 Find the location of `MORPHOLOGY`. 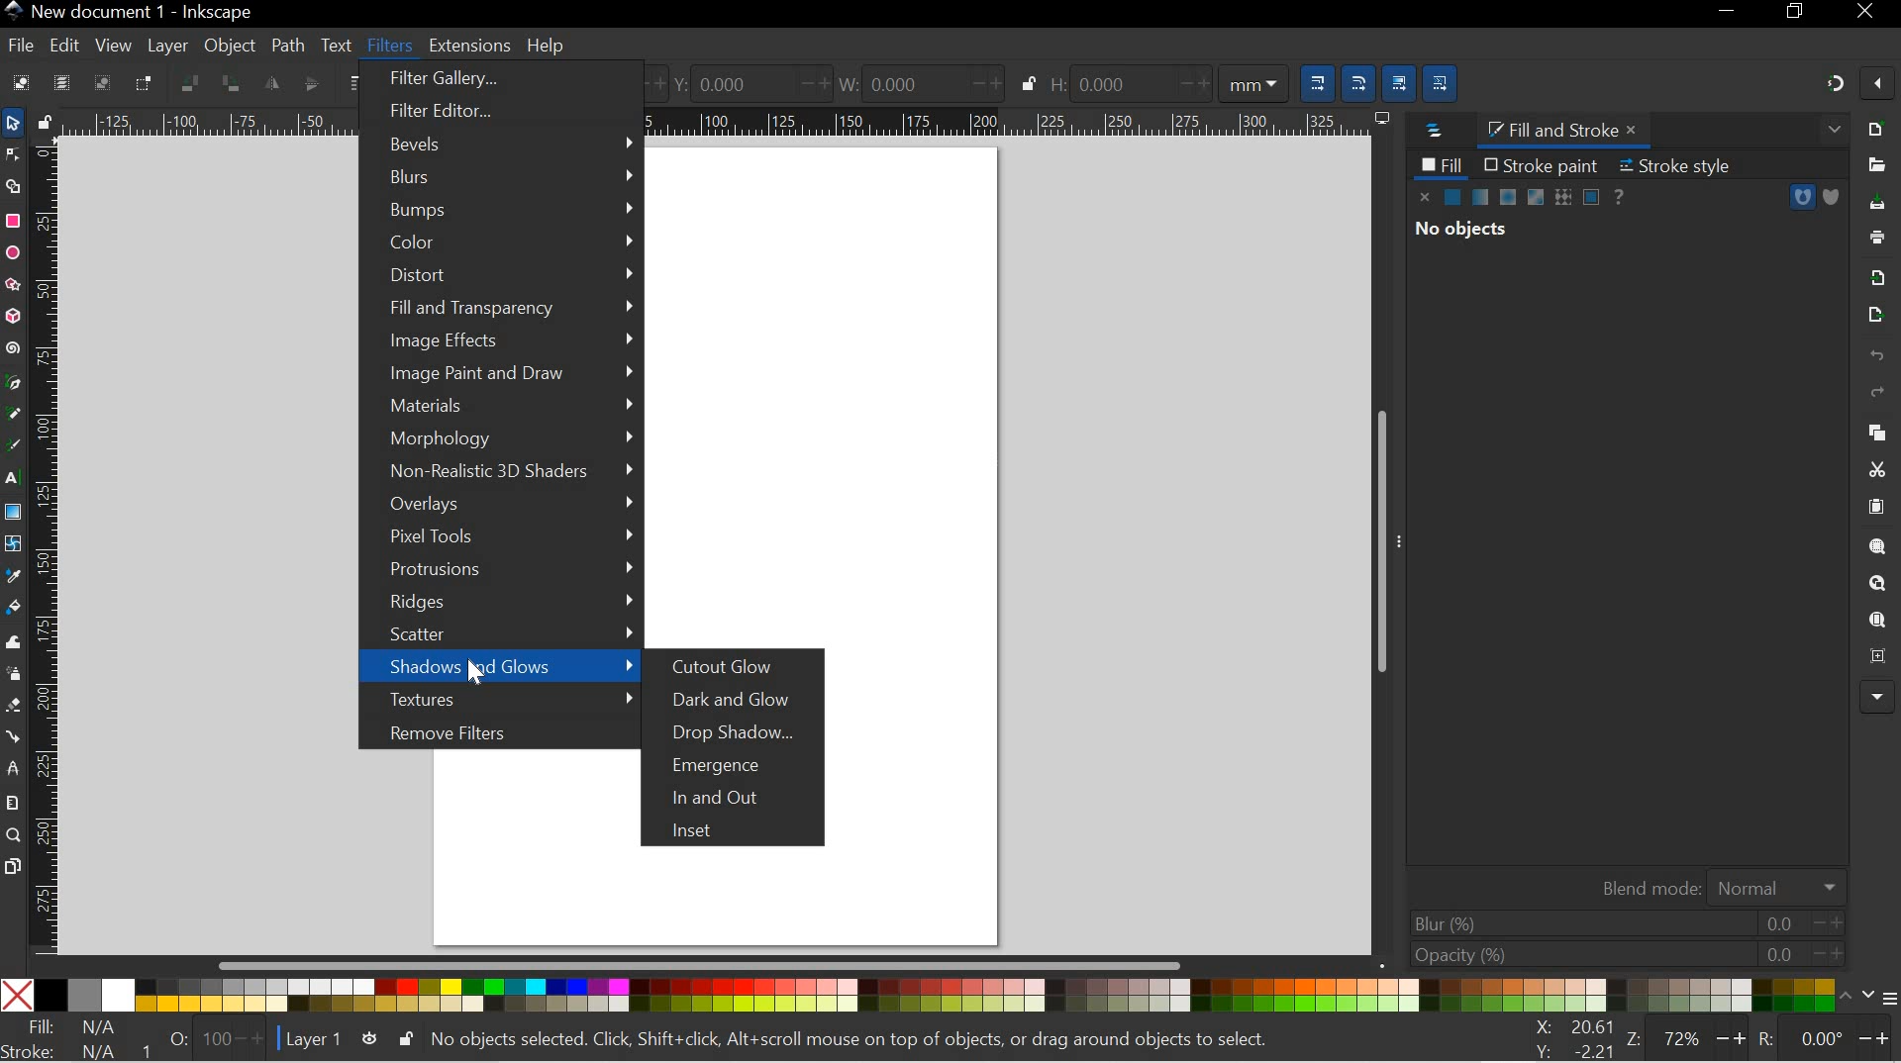

MORPHOLOGY is located at coordinates (500, 439).